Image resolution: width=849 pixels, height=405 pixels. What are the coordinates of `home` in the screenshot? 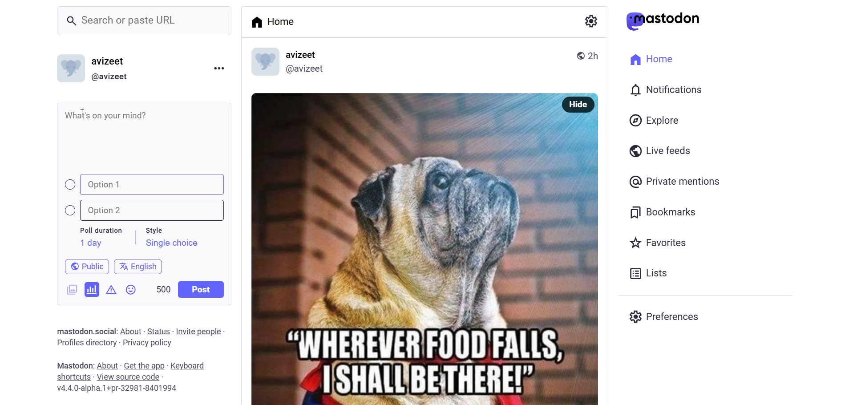 It's located at (649, 58).